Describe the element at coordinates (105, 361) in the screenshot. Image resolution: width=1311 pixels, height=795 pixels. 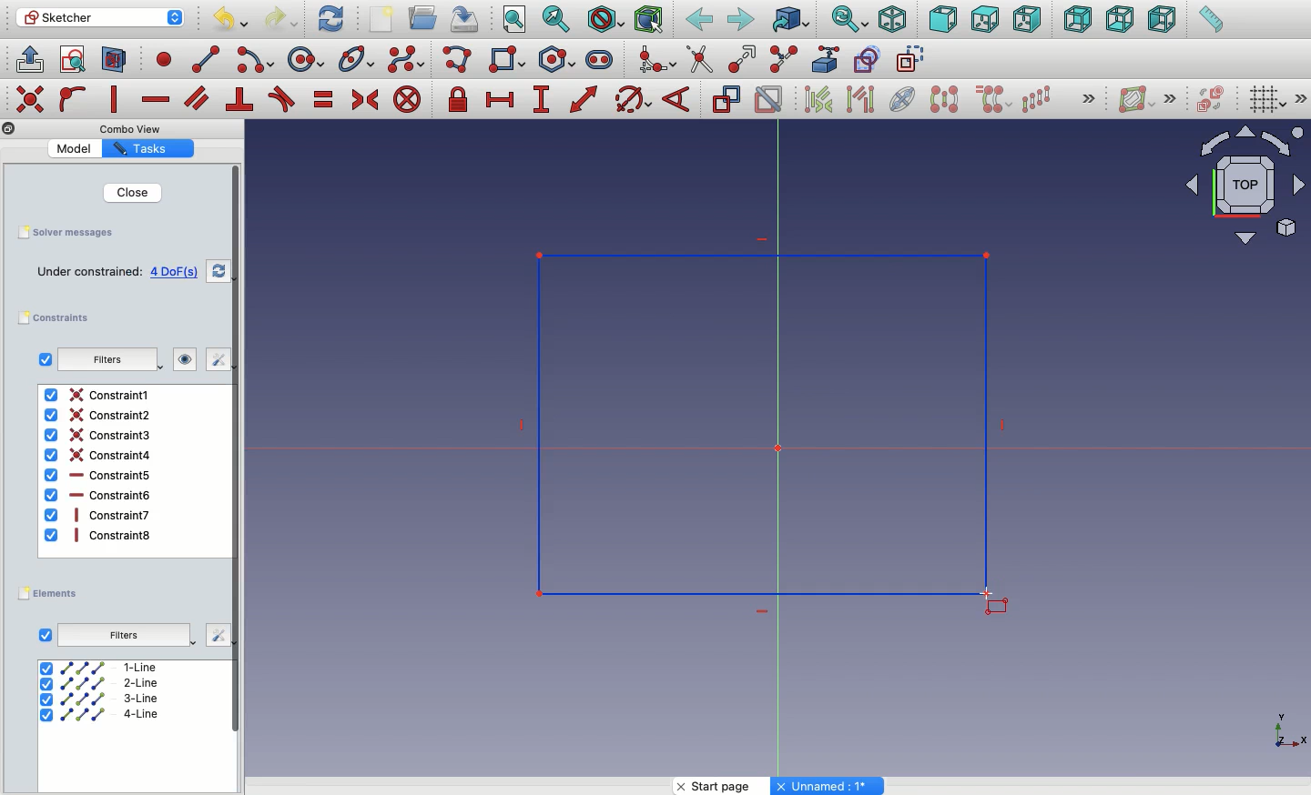
I see `filters` at that location.